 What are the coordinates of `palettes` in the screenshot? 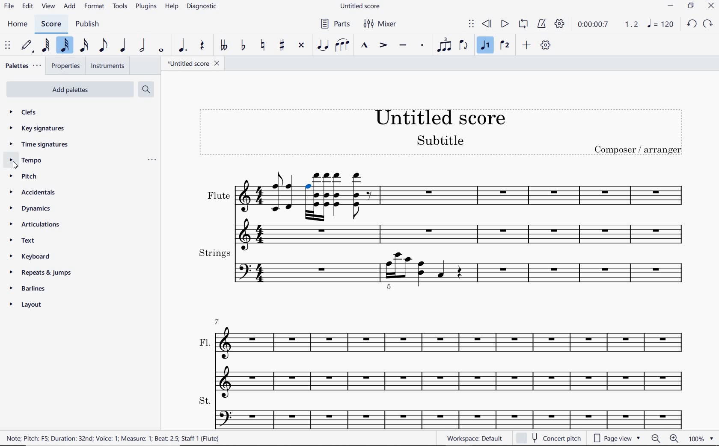 It's located at (23, 66).